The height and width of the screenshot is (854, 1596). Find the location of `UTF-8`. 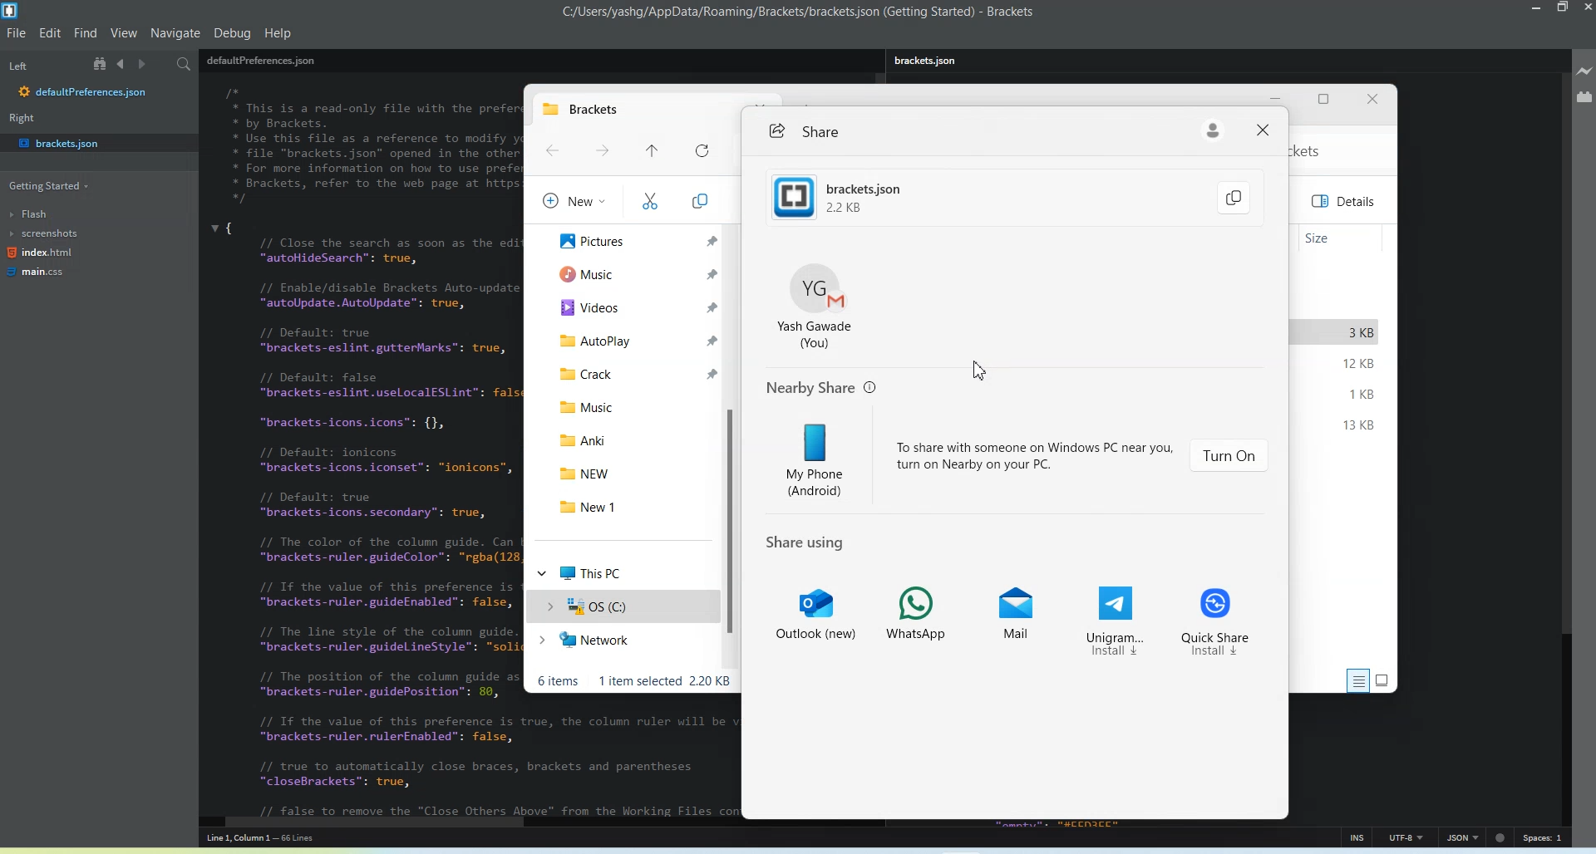

UTF-8 is located at coordinates (1409, 838).